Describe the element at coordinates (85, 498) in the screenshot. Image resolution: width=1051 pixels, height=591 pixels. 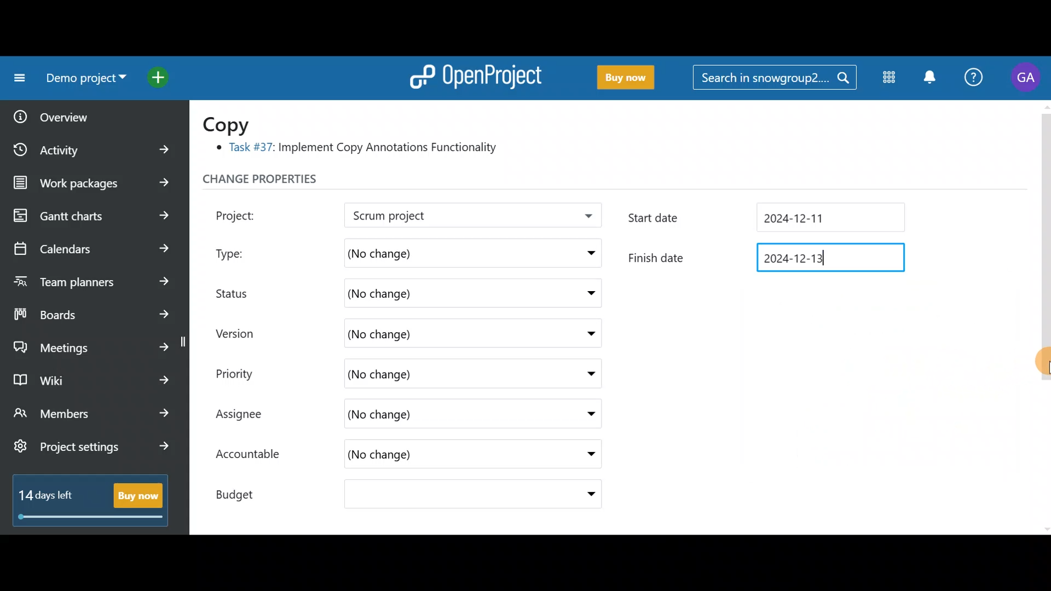
I see `14 days left - Buy now` at that location.